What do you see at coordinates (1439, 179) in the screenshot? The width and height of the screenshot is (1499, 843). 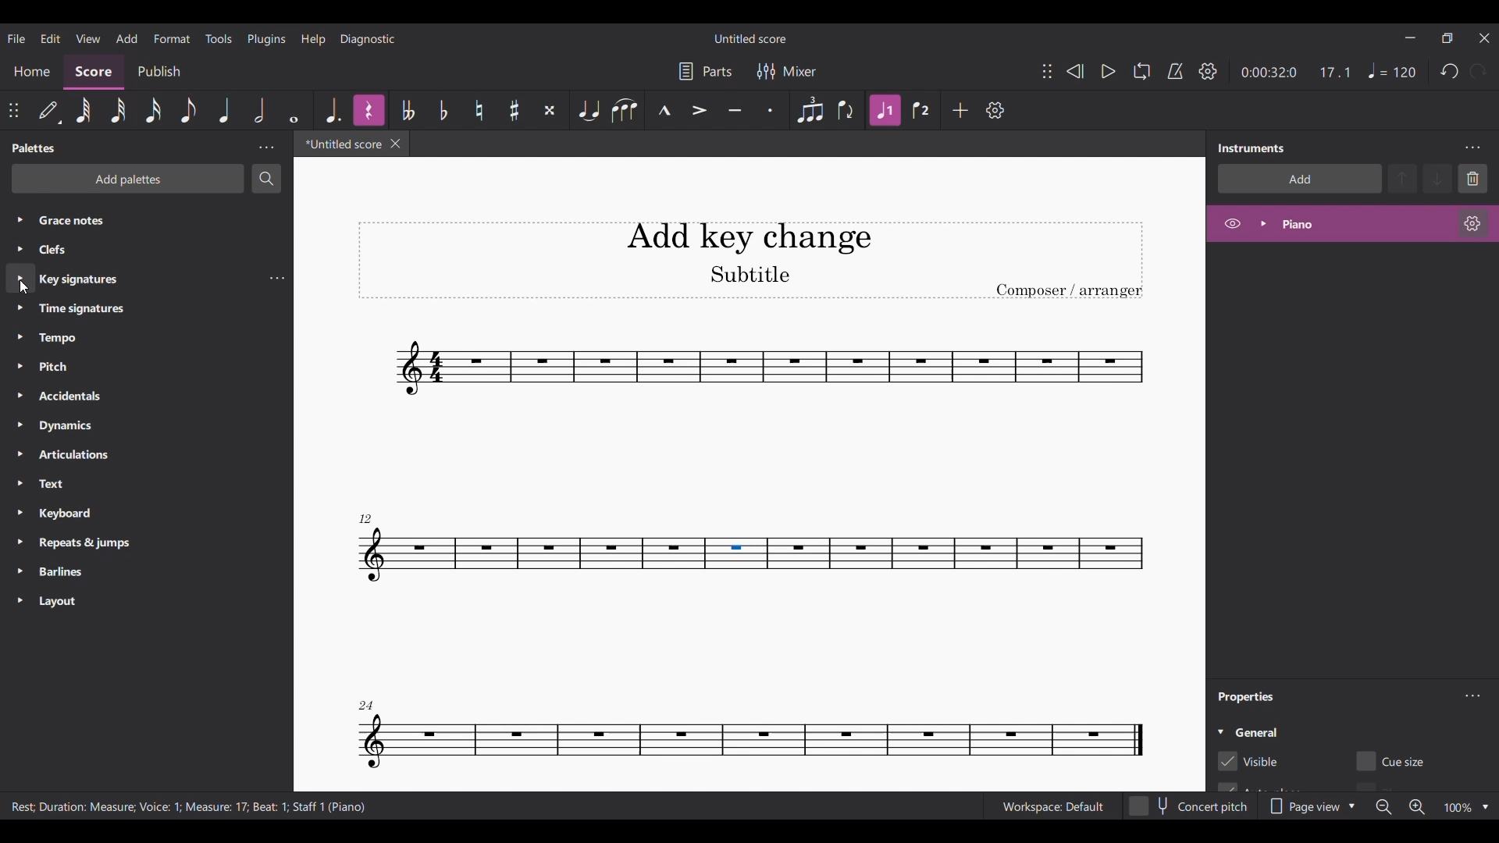 I see `Move down` at bounding box center [1439, 179].